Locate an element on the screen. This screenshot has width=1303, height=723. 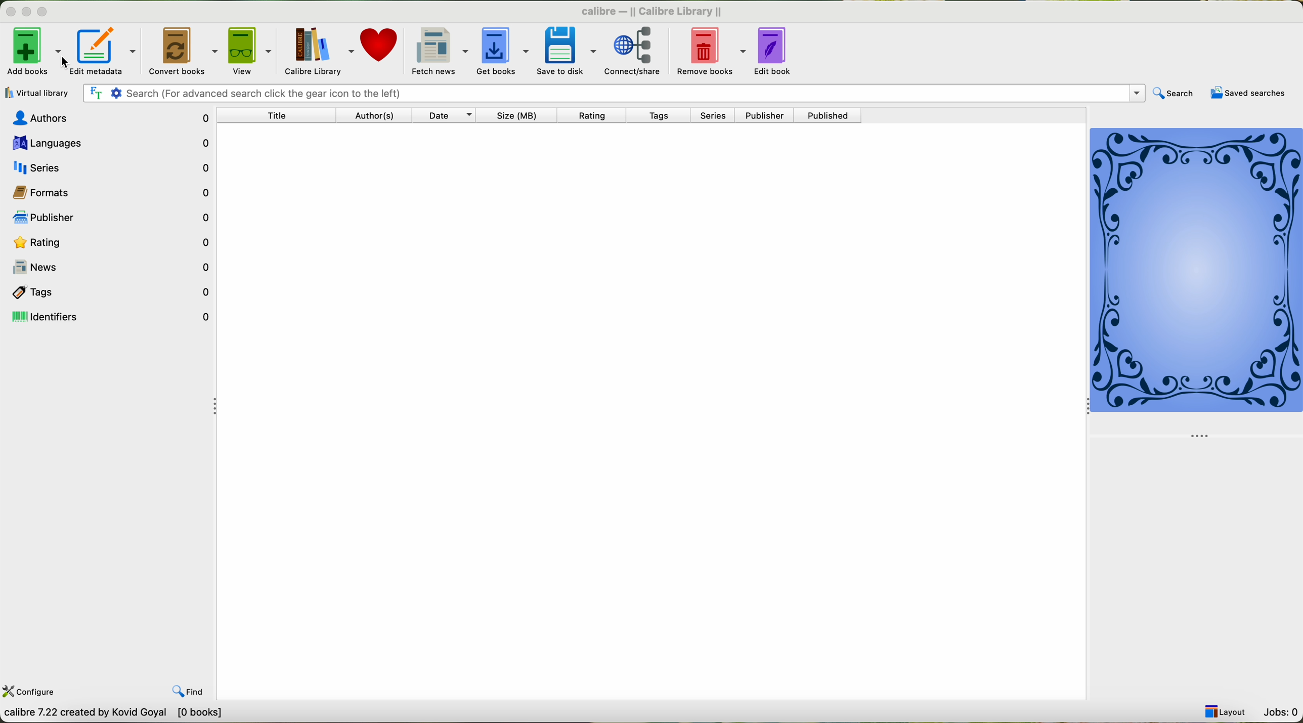
minimize is located at coordinates (24, 12).